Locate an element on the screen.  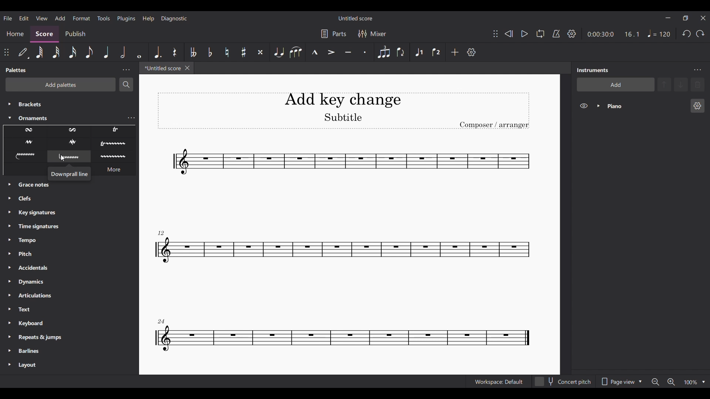
Panel title is located at coordinates (592, 70).